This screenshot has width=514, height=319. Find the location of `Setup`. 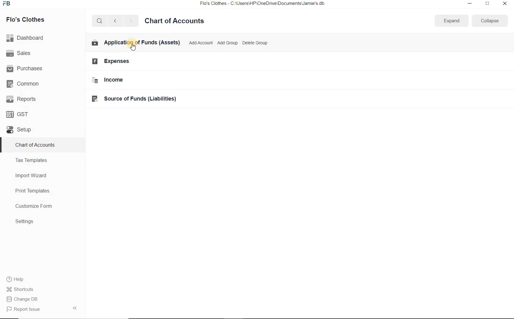

Setup is located at coordinates (27, 132).